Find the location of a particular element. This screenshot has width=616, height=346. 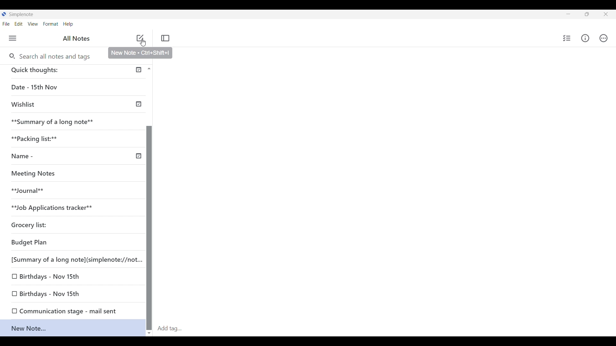

Menu is located at coordinates (13, 38).